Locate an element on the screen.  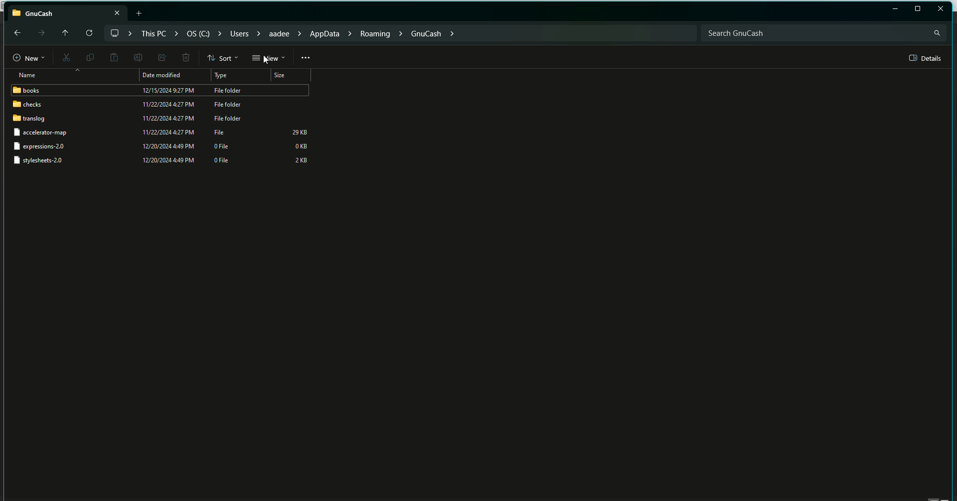
This PC is located at coordinates (67, 11).